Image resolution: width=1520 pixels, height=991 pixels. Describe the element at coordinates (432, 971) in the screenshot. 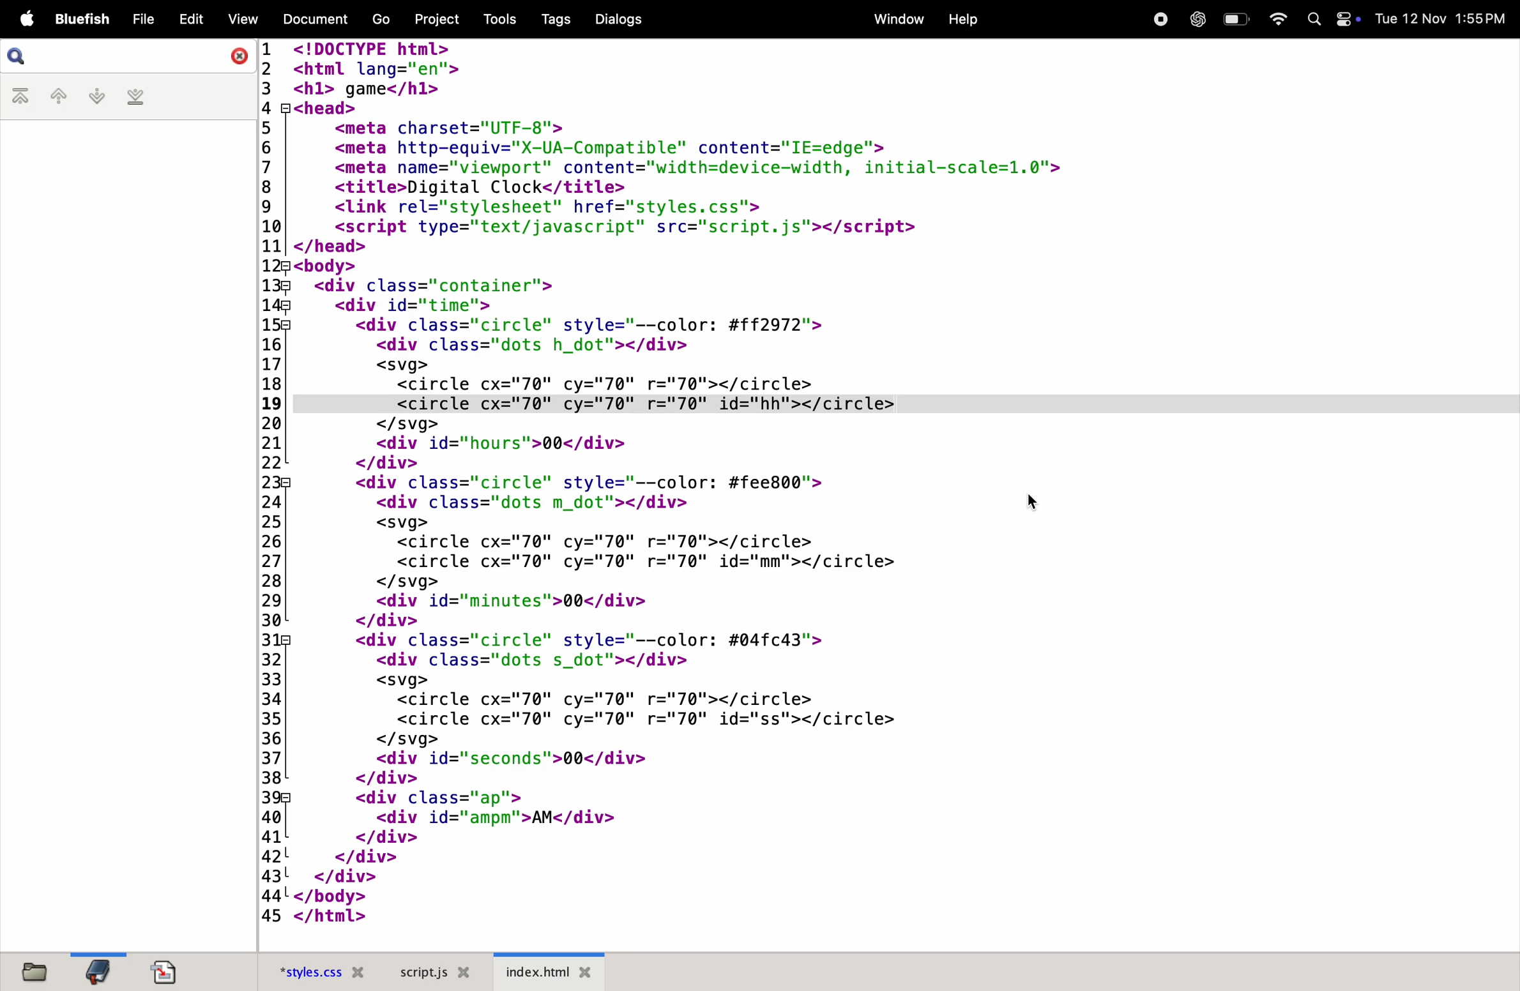

I see `script.js` at that location.